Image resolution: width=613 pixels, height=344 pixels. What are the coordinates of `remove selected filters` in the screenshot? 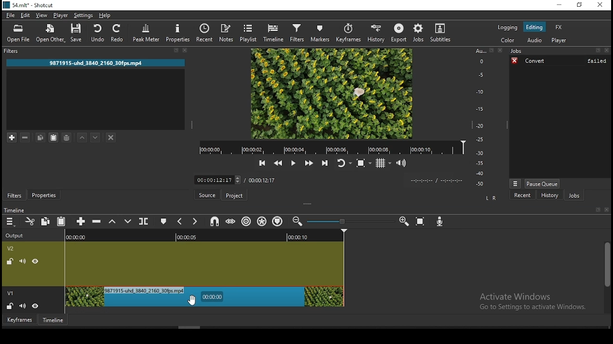 It's located at (26, 137).